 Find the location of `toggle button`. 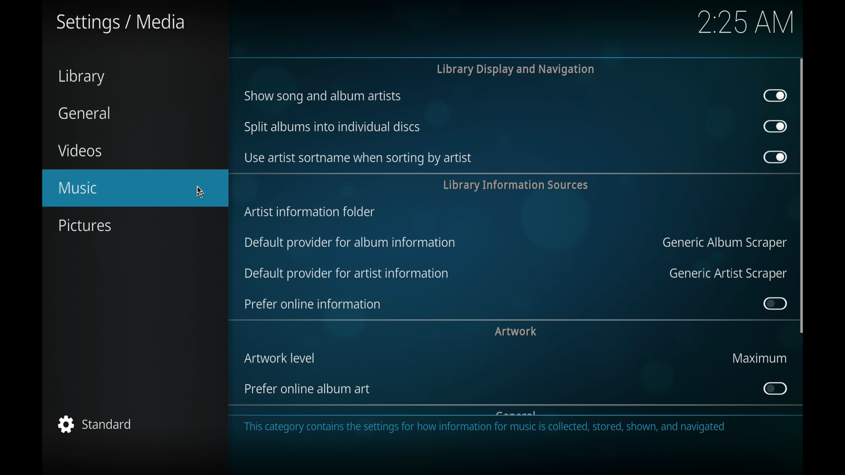

toggle button is located at coordinates (775, 95).